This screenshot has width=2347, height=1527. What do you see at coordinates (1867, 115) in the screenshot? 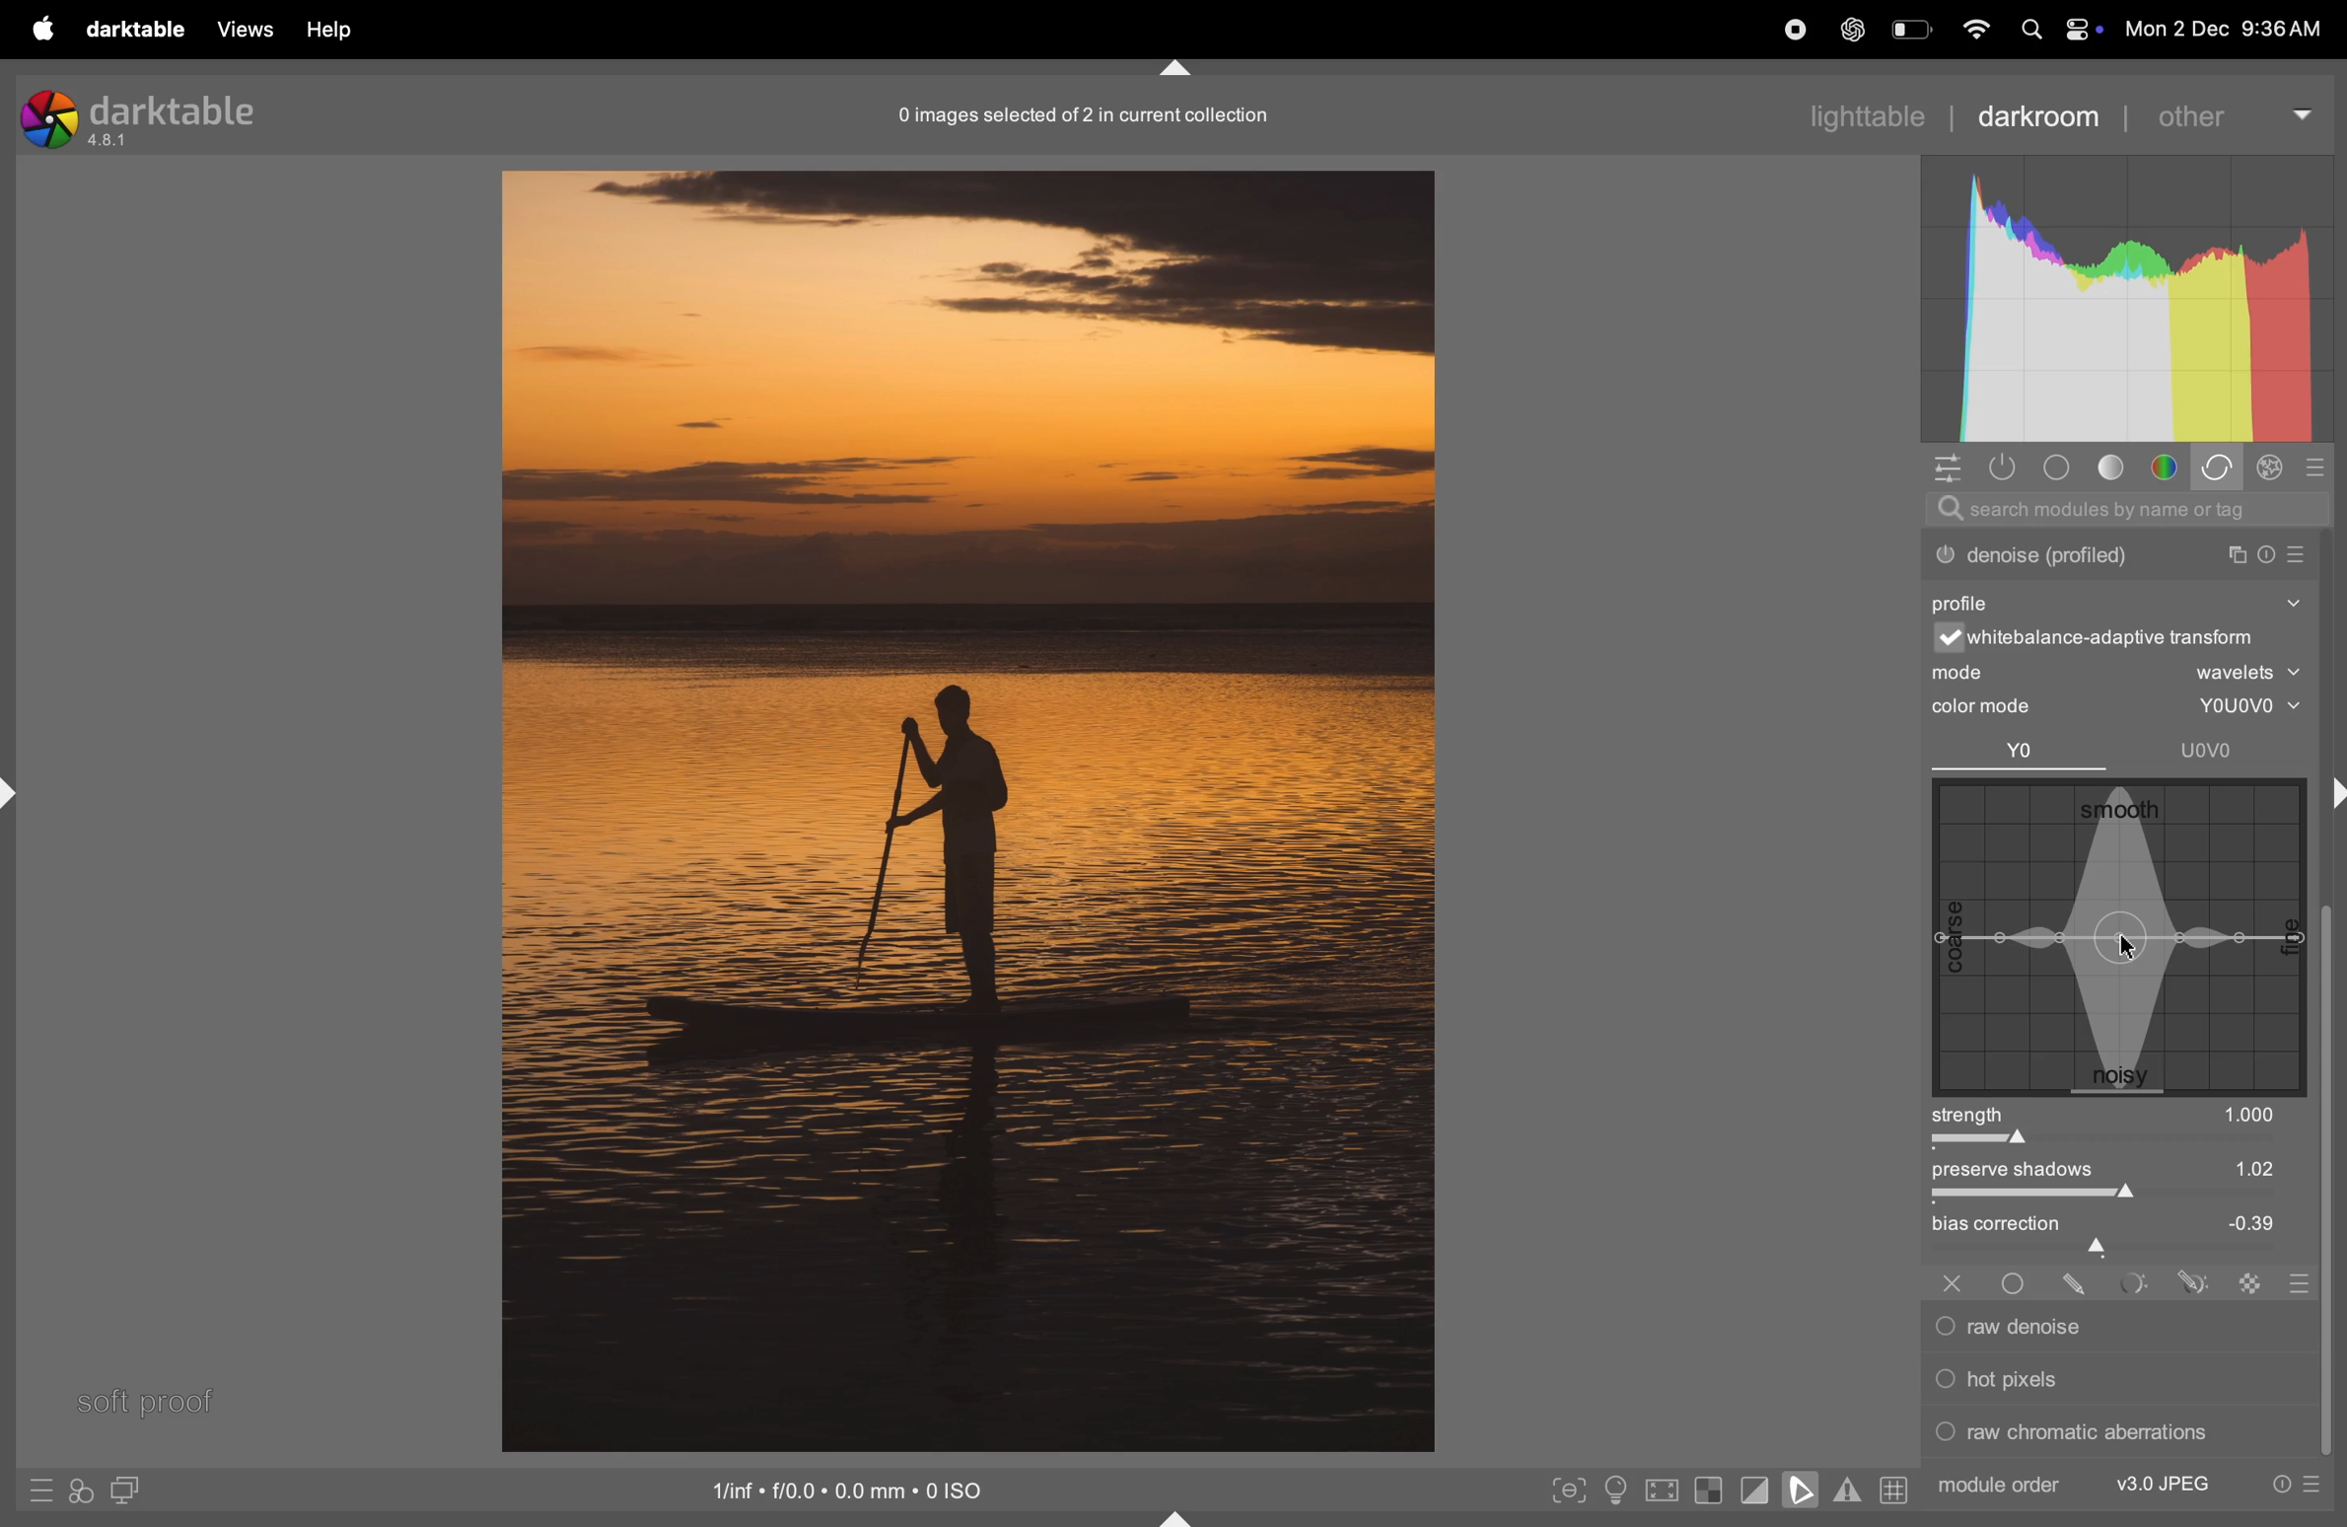
I see `lighttable` at bounding box center [1867, 115].